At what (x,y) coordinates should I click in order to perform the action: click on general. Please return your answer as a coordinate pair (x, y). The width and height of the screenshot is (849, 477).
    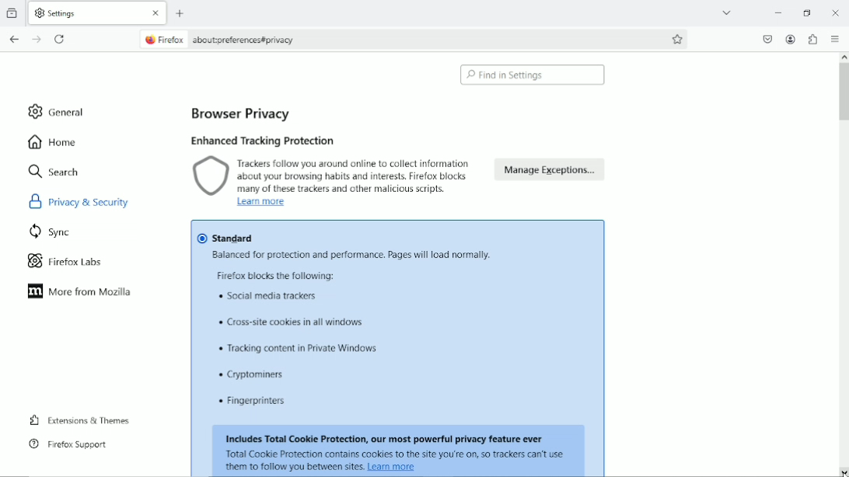
    Looking at the image, I should click on (53, 110).